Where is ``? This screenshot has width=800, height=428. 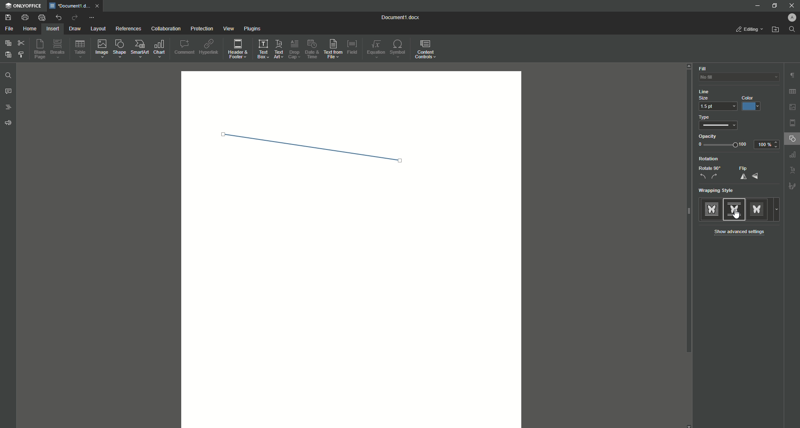
 is located at coordinates (792, 156).